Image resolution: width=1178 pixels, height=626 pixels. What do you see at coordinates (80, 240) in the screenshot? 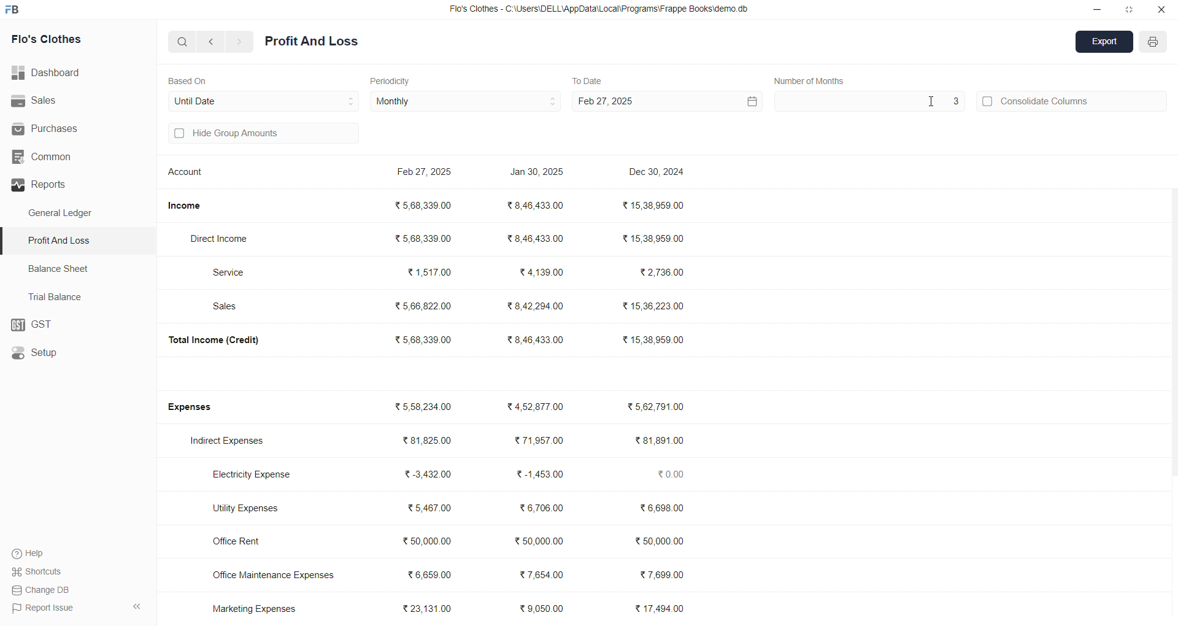
I see `Profit And Loss` at bounding box center [80, 240].